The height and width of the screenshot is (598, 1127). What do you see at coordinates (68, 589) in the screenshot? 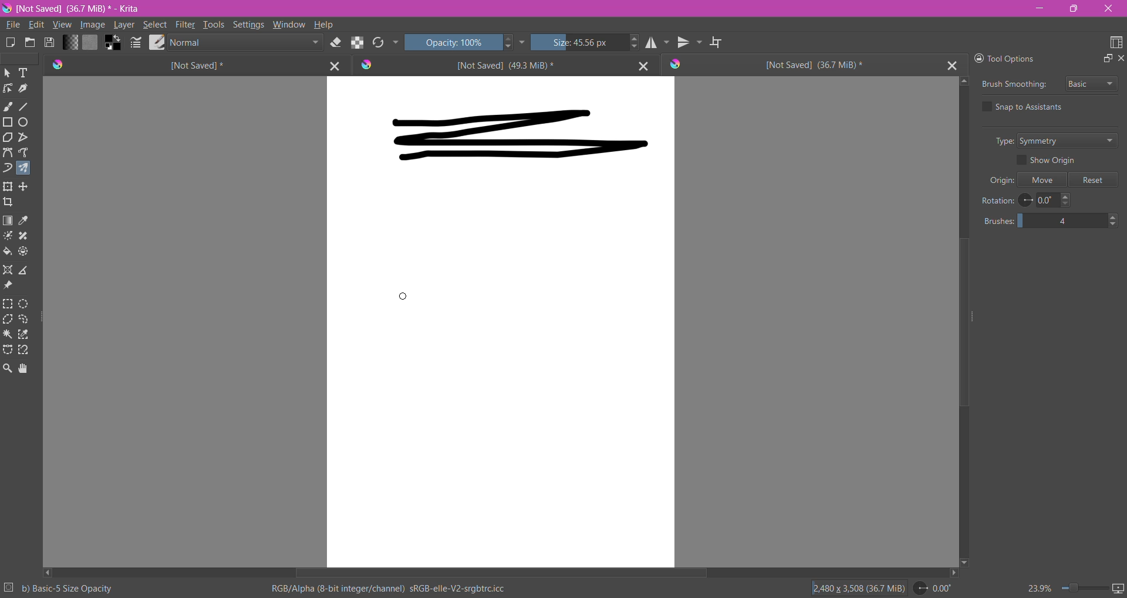
I see `Selected Brush Preset` at bounding box center [68, 589].